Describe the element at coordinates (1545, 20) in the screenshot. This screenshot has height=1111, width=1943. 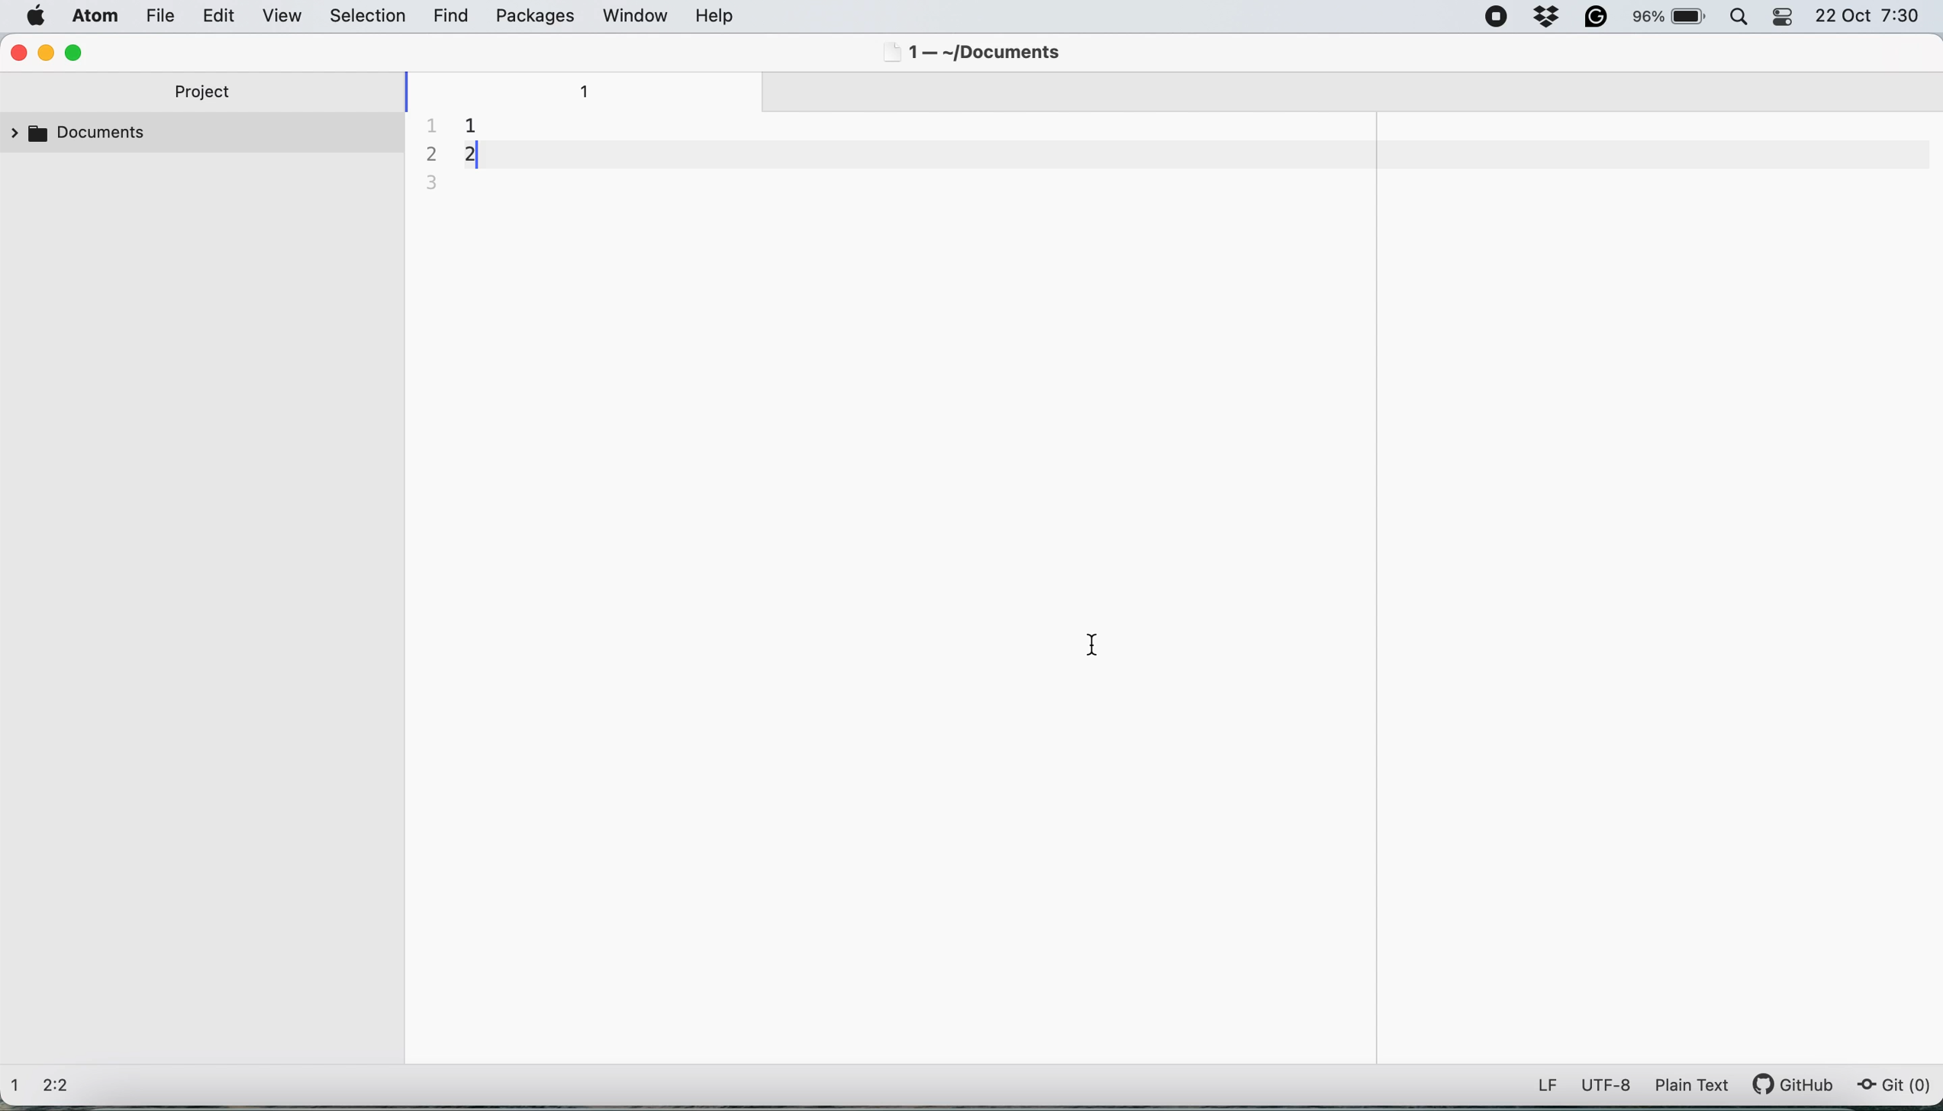
I see `dropbox` at that location.